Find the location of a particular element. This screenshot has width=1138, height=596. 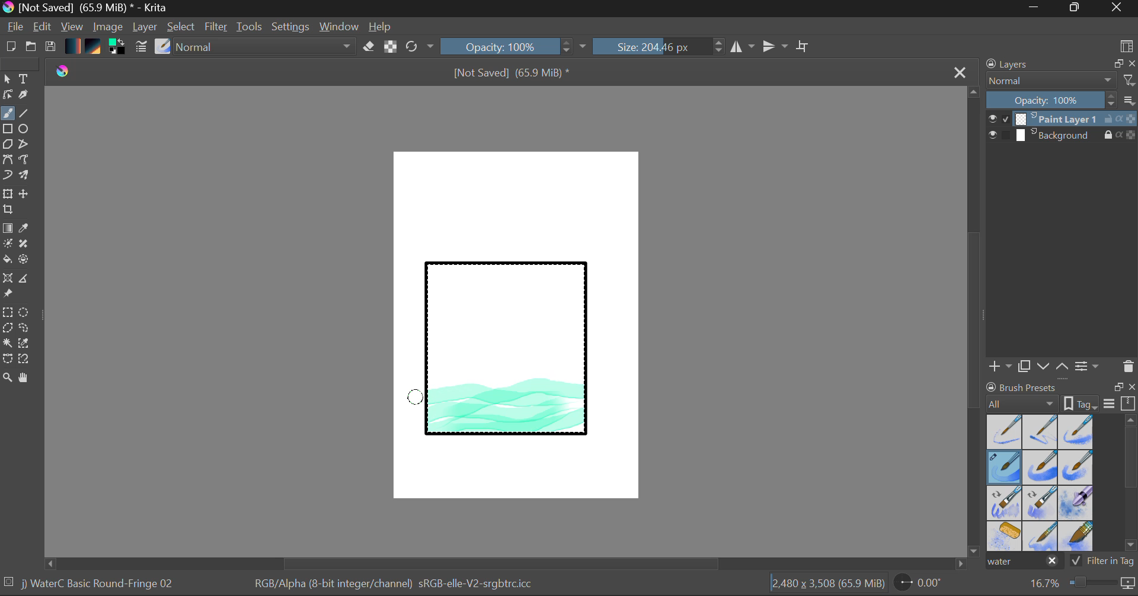

Bezier Curve Selector is located at coordinates (7, 360).